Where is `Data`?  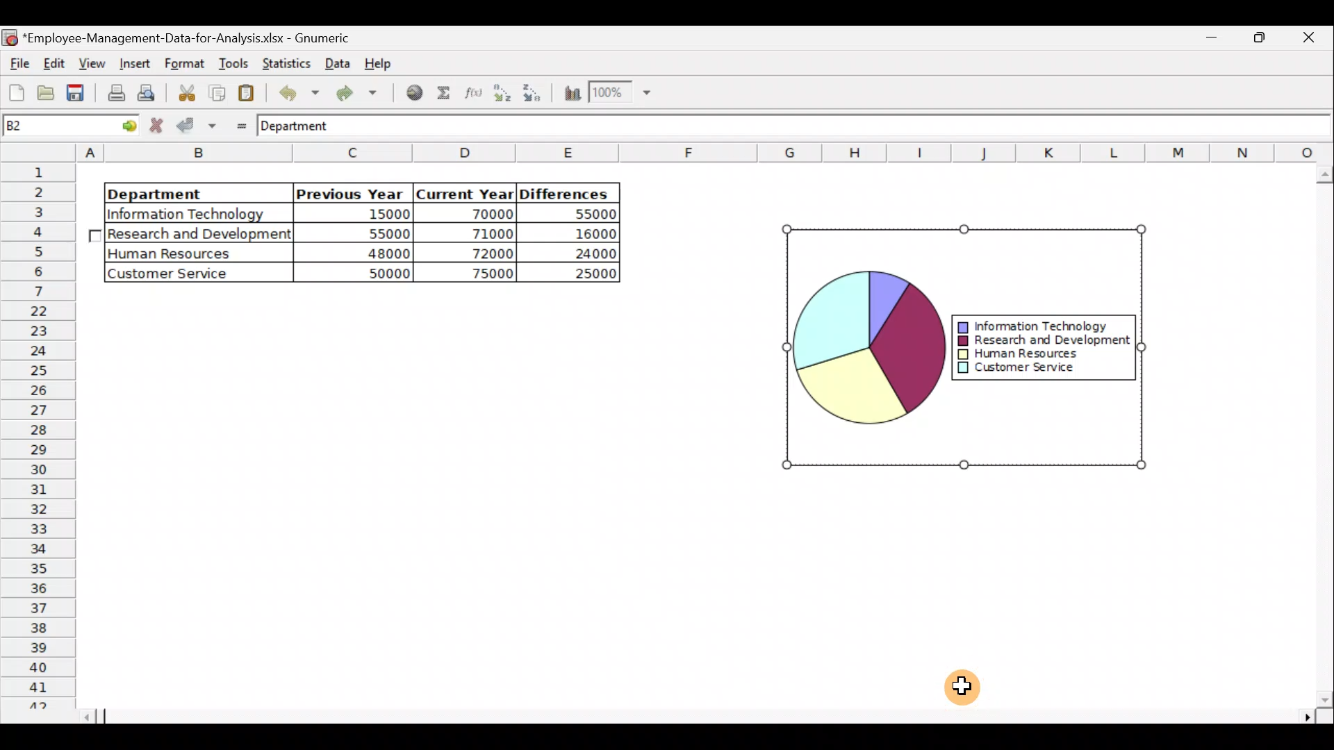 Data is located at coordinates (337, 62).